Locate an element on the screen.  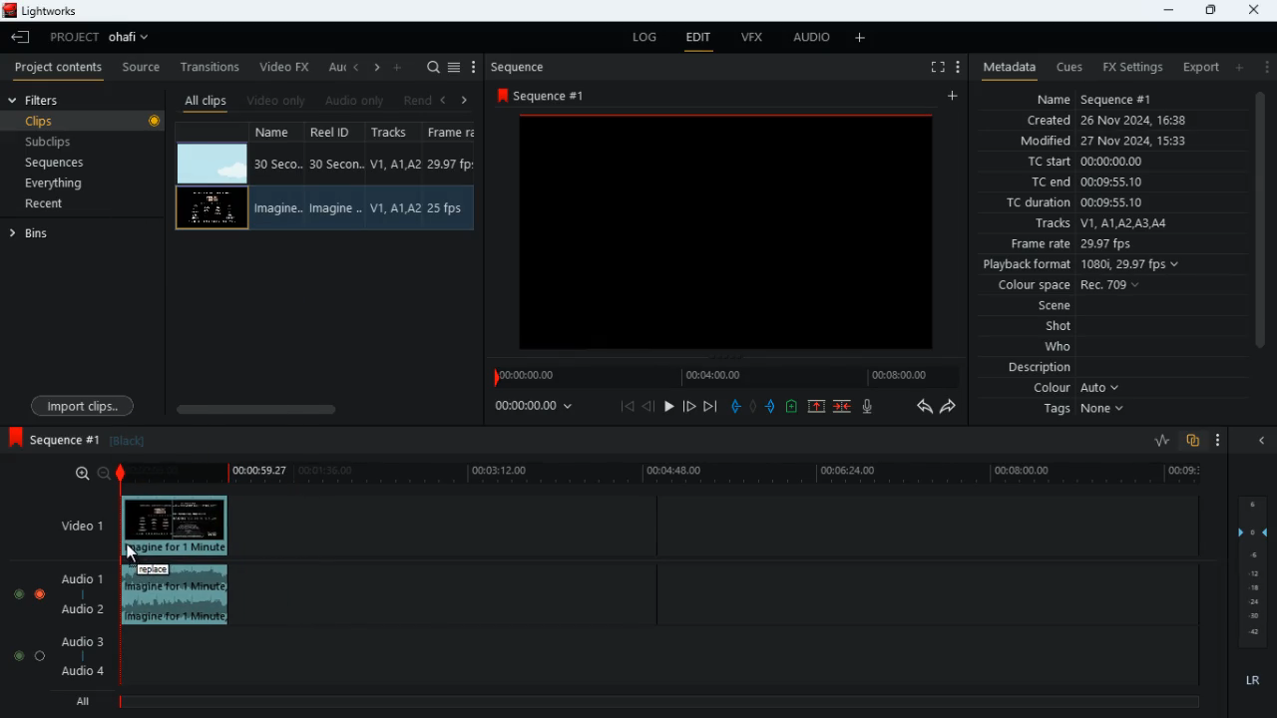
project is located at coordinates (106, 37).